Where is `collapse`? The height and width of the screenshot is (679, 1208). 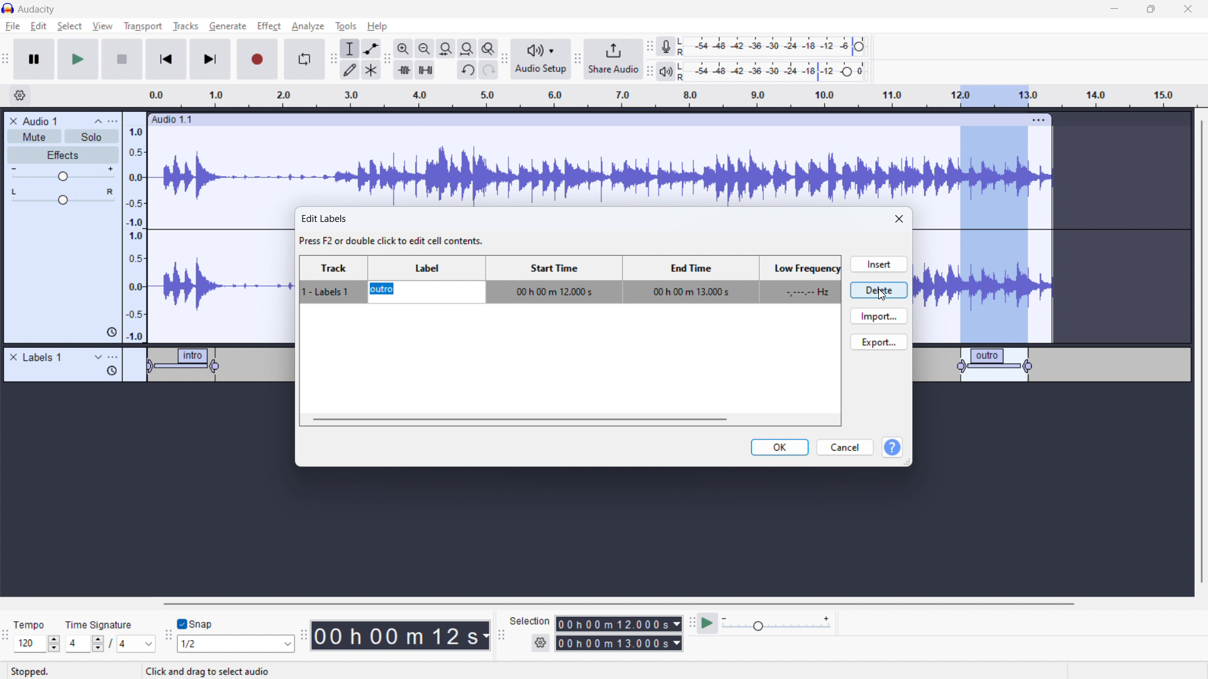 collapse is located at coordinates (98, 121).